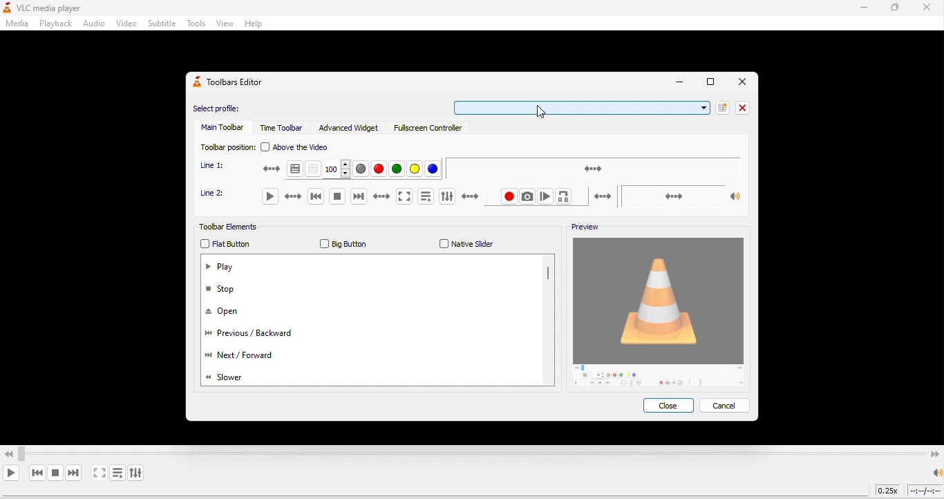 This screenshot has height=499, width=944. What do you see at coordinates (380, 169) in the screenshot?
I see `red` at bounding box center [380, 169].